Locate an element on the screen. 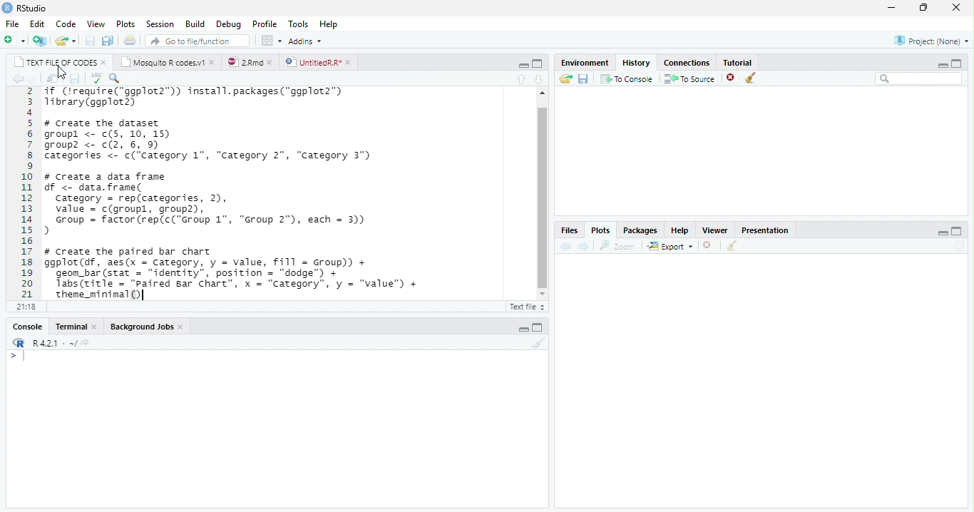 The height and width of the screenshot is (512, 974). workspace panes is located at coordinates (270, 41).